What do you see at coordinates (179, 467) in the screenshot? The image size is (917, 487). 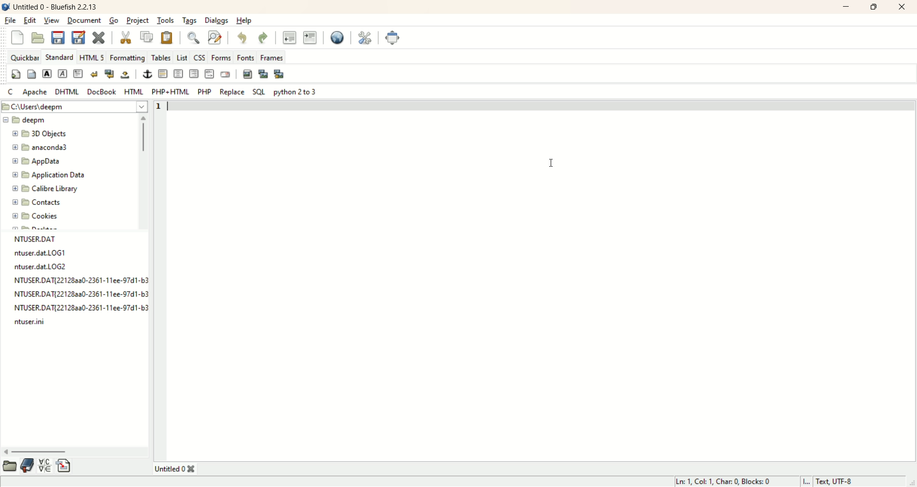 I see `title` at bounding box center [179, 467].